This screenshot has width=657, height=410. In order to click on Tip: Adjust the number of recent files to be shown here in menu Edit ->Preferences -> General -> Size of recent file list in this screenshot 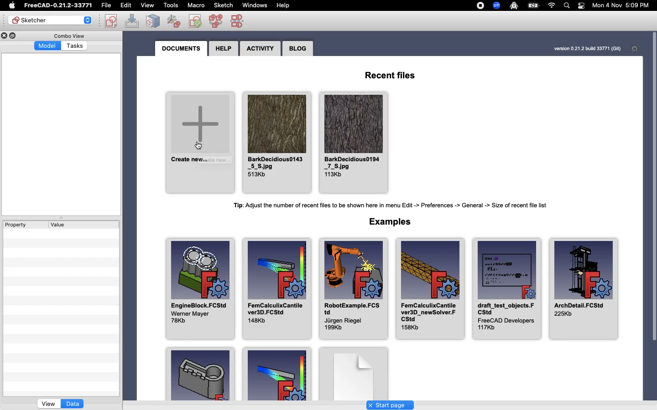, I will do `click(385, 205)`.